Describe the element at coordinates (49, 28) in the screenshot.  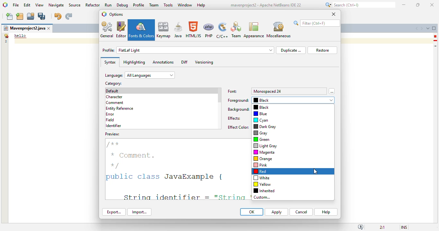
I see `close window` at that location.